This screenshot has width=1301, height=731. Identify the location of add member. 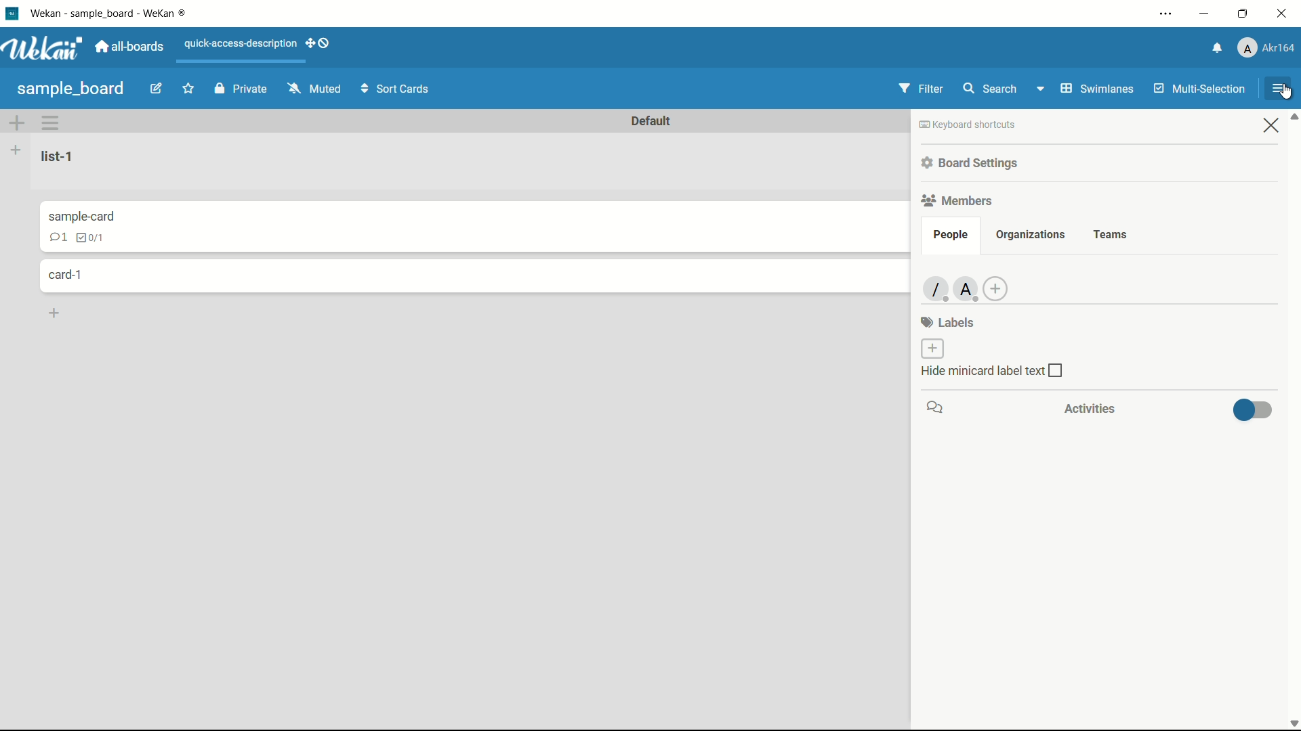
(997, 289).